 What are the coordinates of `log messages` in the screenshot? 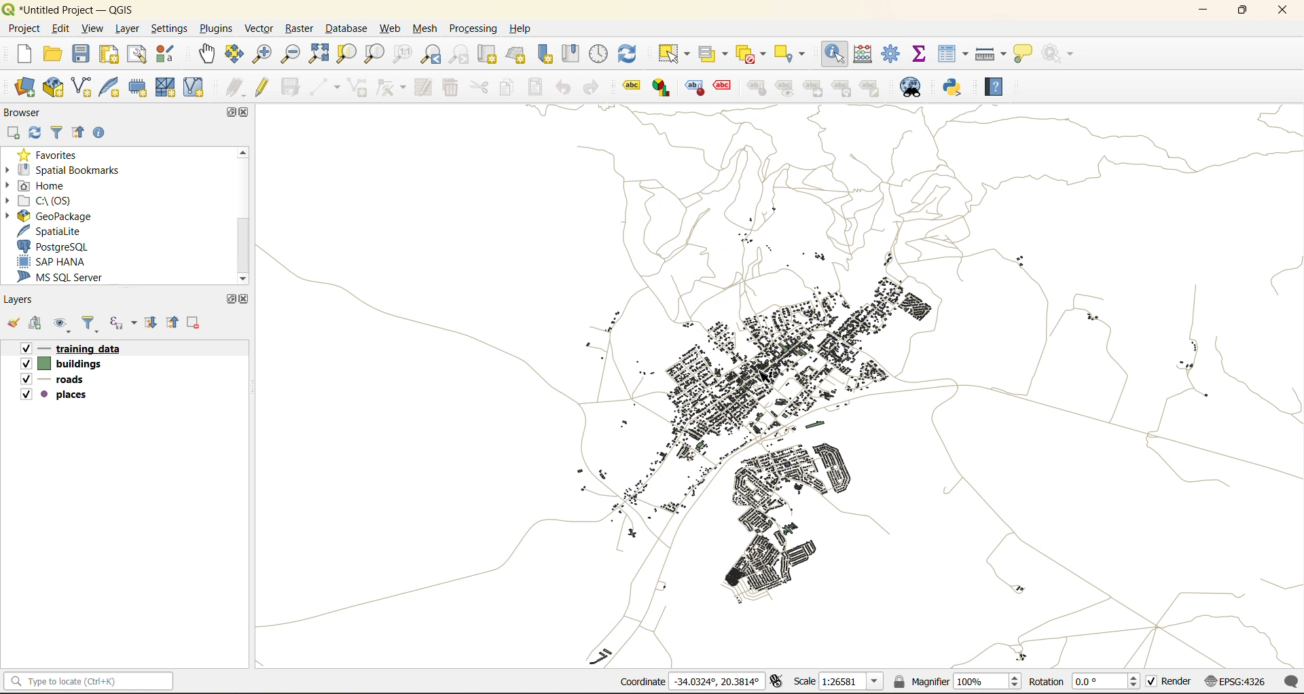 It's located at (1292, 681).